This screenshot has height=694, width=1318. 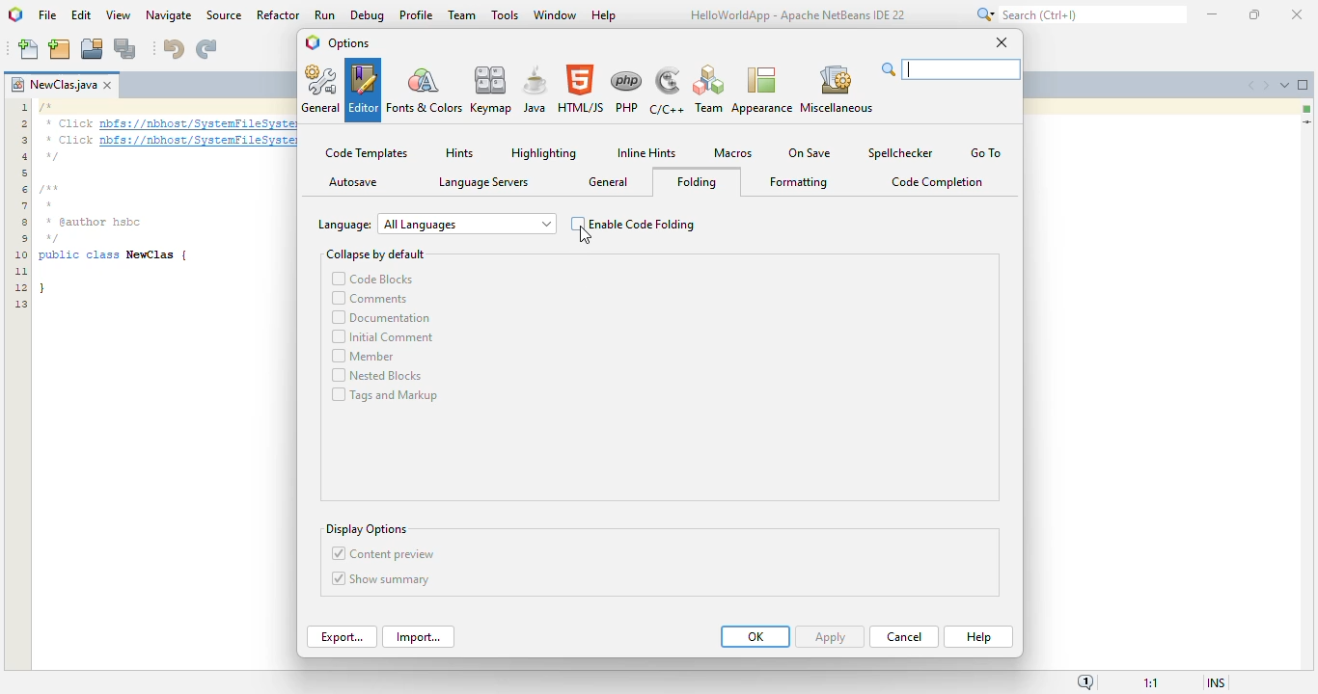 I want to click on source, so click(x=225, y=15).